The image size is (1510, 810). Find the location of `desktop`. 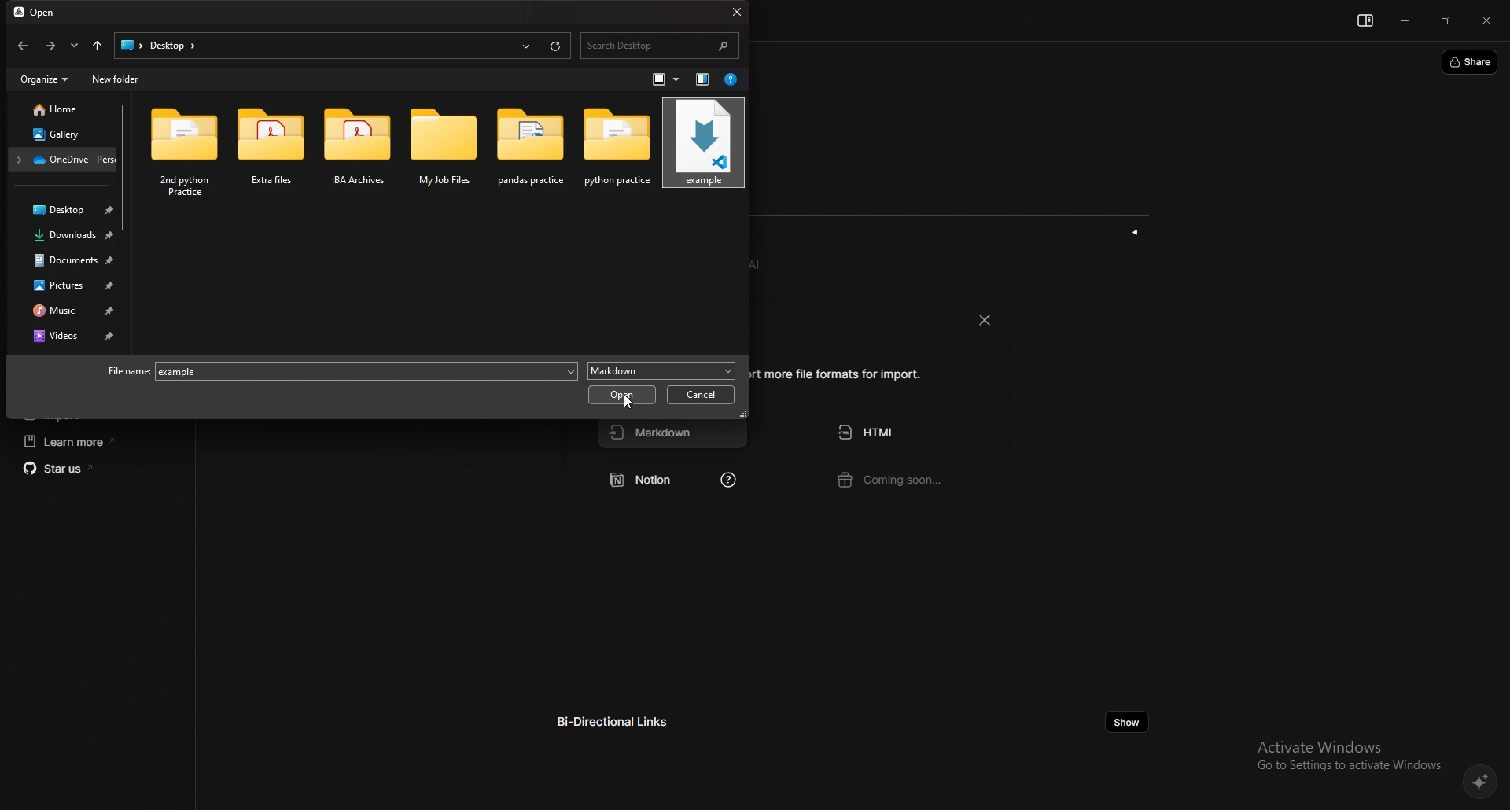

desktop is located at coordinates (66, 209).